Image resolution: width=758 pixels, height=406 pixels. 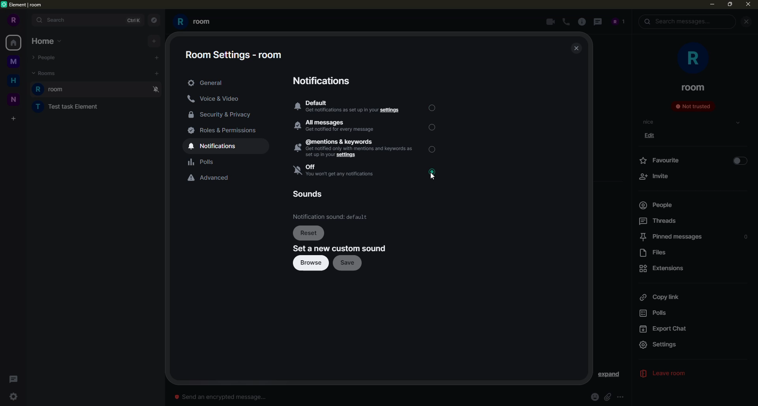 What do you see at coordinates (235, 56) in the screenshot?
I see `room settings-room` at bounding box center [235, 56].